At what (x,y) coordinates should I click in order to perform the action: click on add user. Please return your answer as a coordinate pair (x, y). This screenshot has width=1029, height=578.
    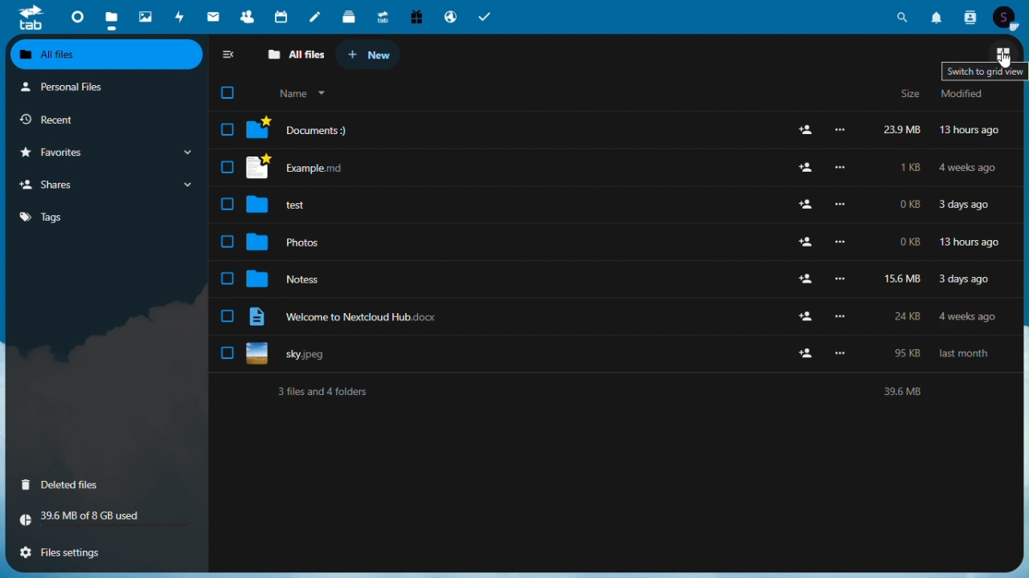
    Looking at the image, I should click on (804, 317).